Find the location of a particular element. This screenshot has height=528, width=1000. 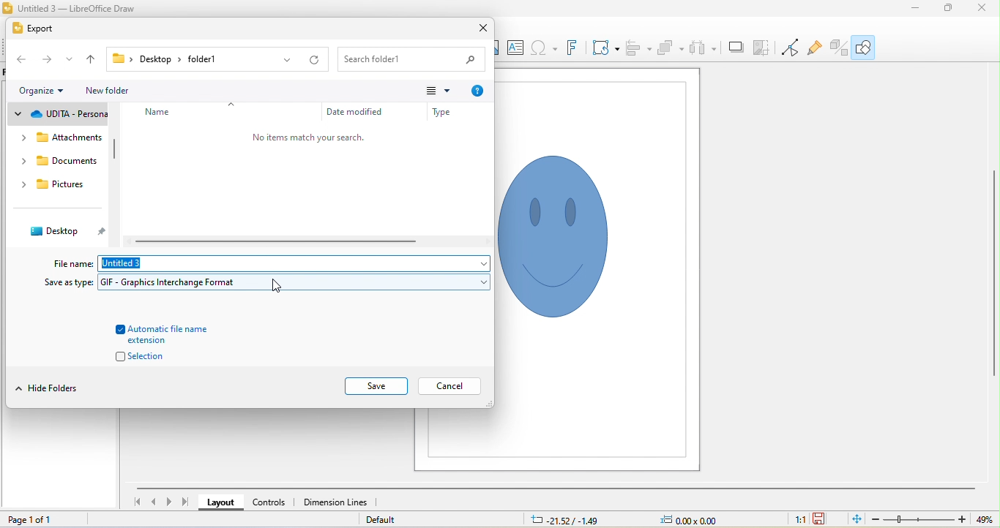

arrange is located at coordinates (669, 48).